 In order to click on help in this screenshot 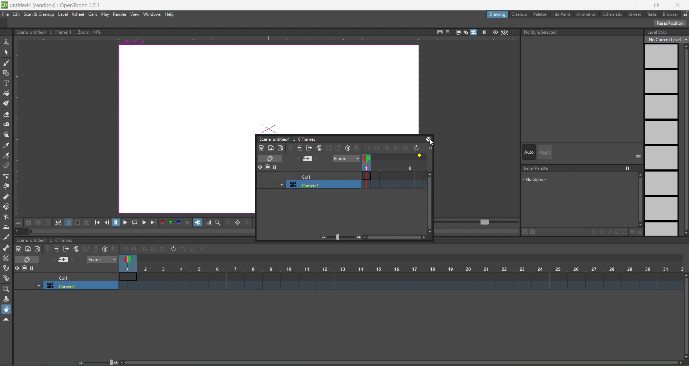, I will do `click(169, 15)`.